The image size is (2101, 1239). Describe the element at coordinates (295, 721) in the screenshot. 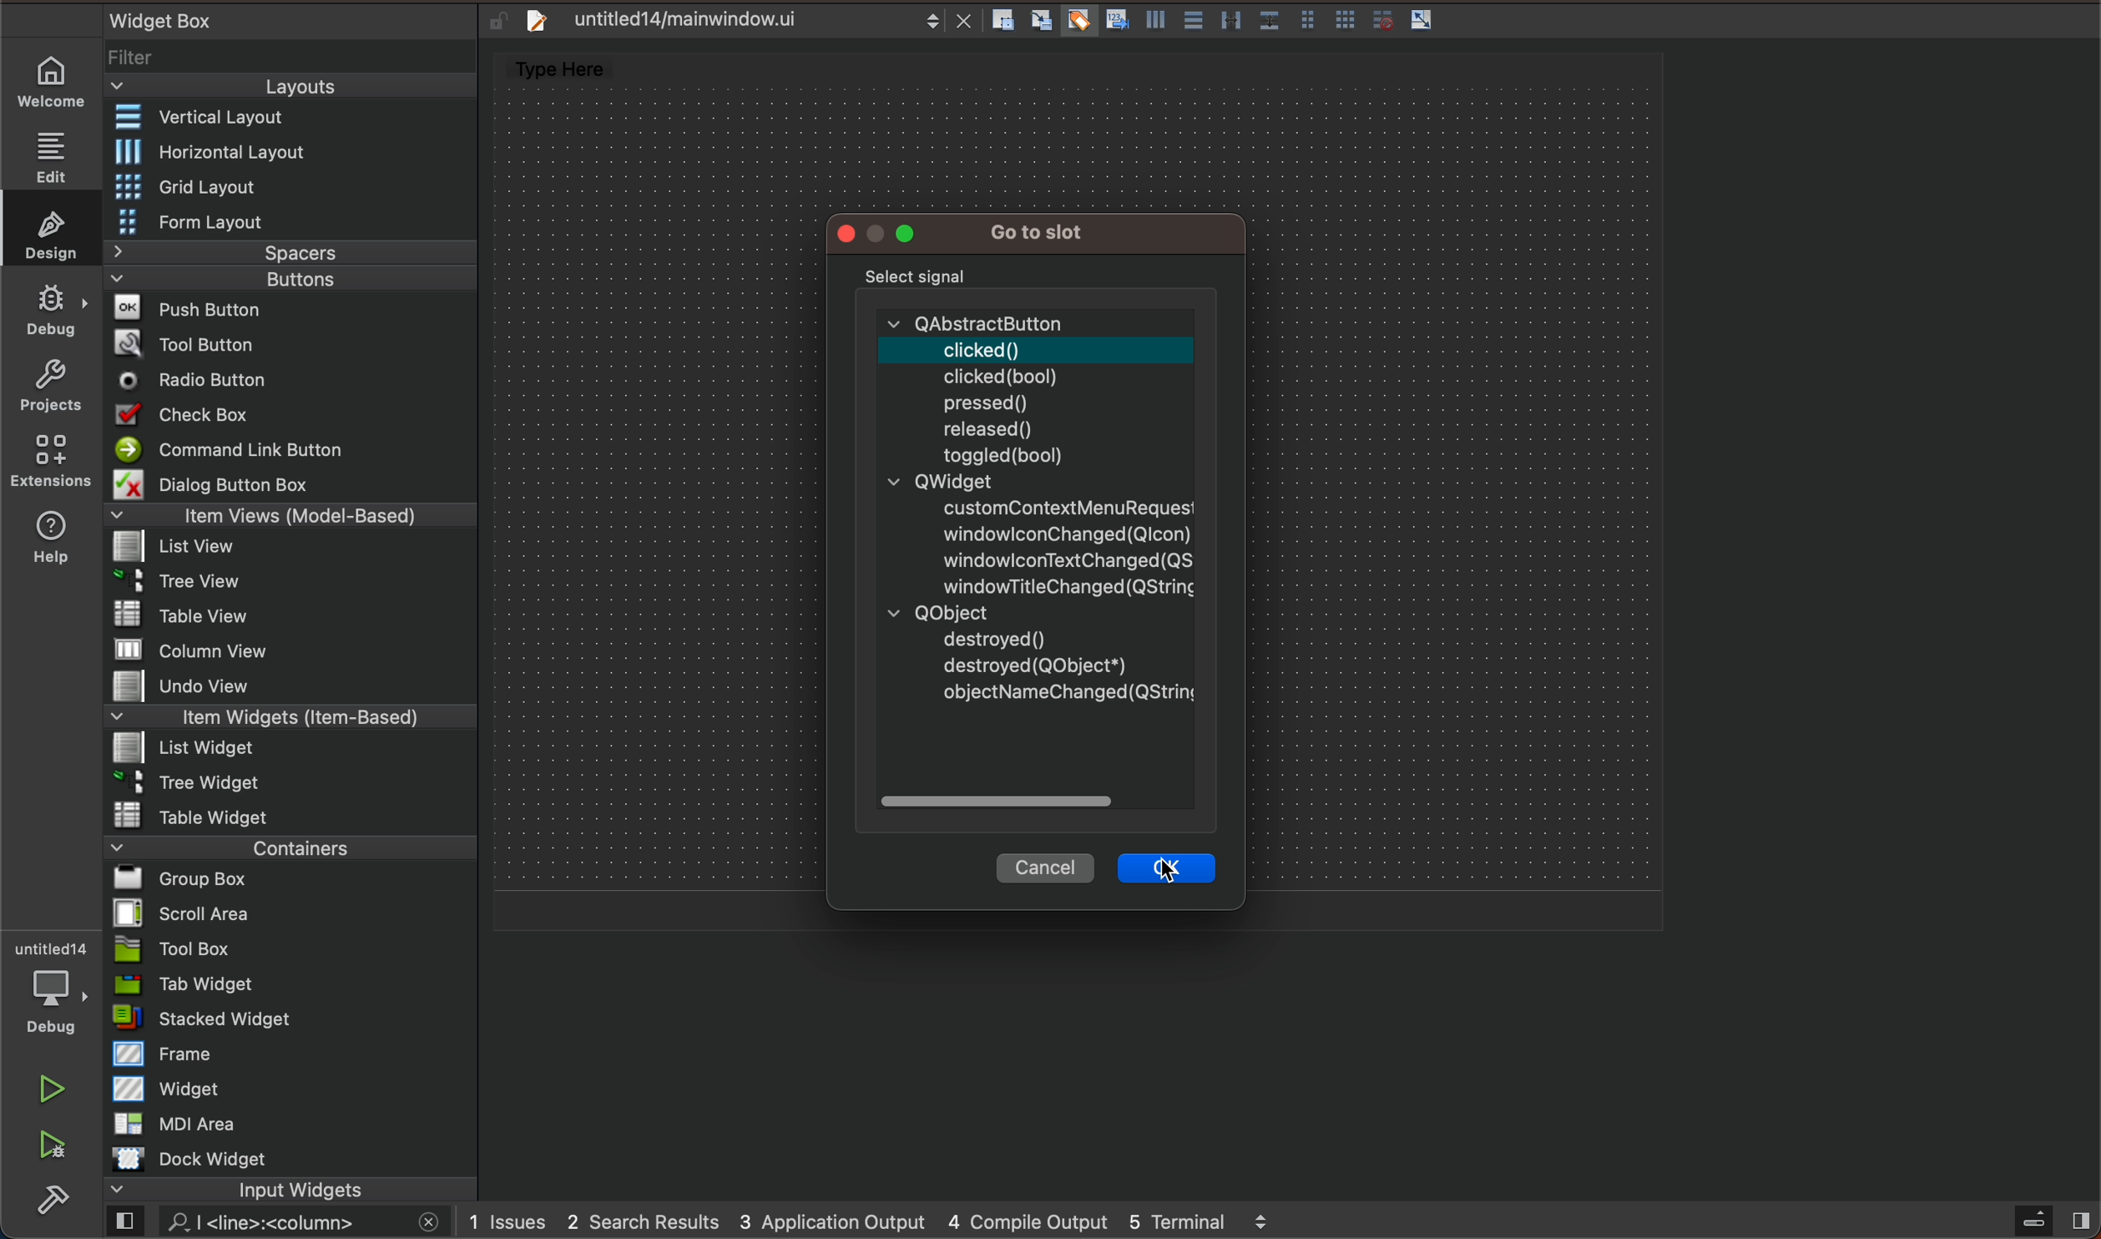

I see `item widget` at that location.